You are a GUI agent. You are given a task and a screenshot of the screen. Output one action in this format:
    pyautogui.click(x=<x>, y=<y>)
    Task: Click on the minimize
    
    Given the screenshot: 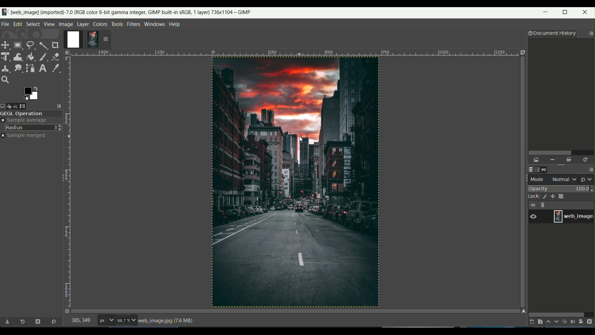 What is the action you would take?
    pyautogui.click(x=546, y=13)
    